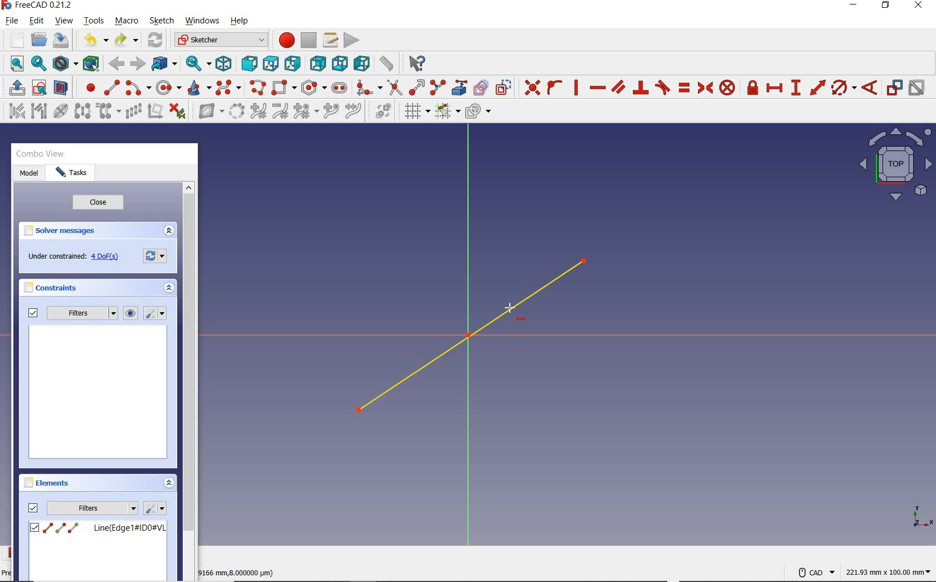 The height and width of the screenshot is (582, 936). I want to click on CREATE EXTERNAL GEOMETRY, so click(461, 86).